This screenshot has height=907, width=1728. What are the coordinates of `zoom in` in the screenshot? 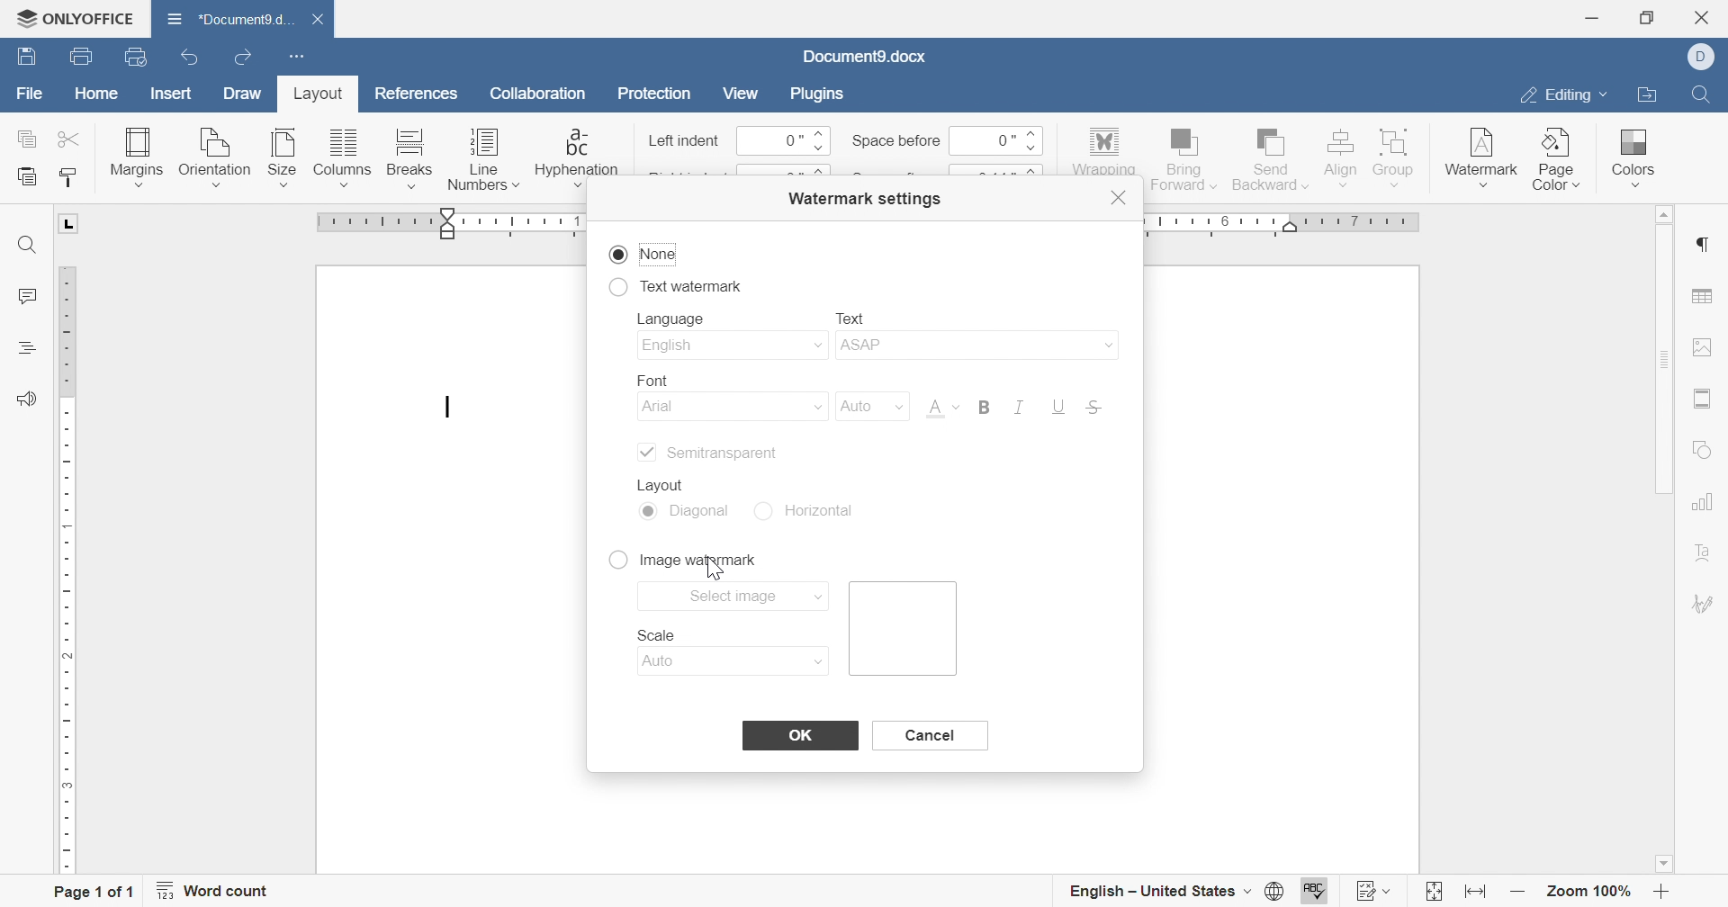 It's located at (1661, 894).